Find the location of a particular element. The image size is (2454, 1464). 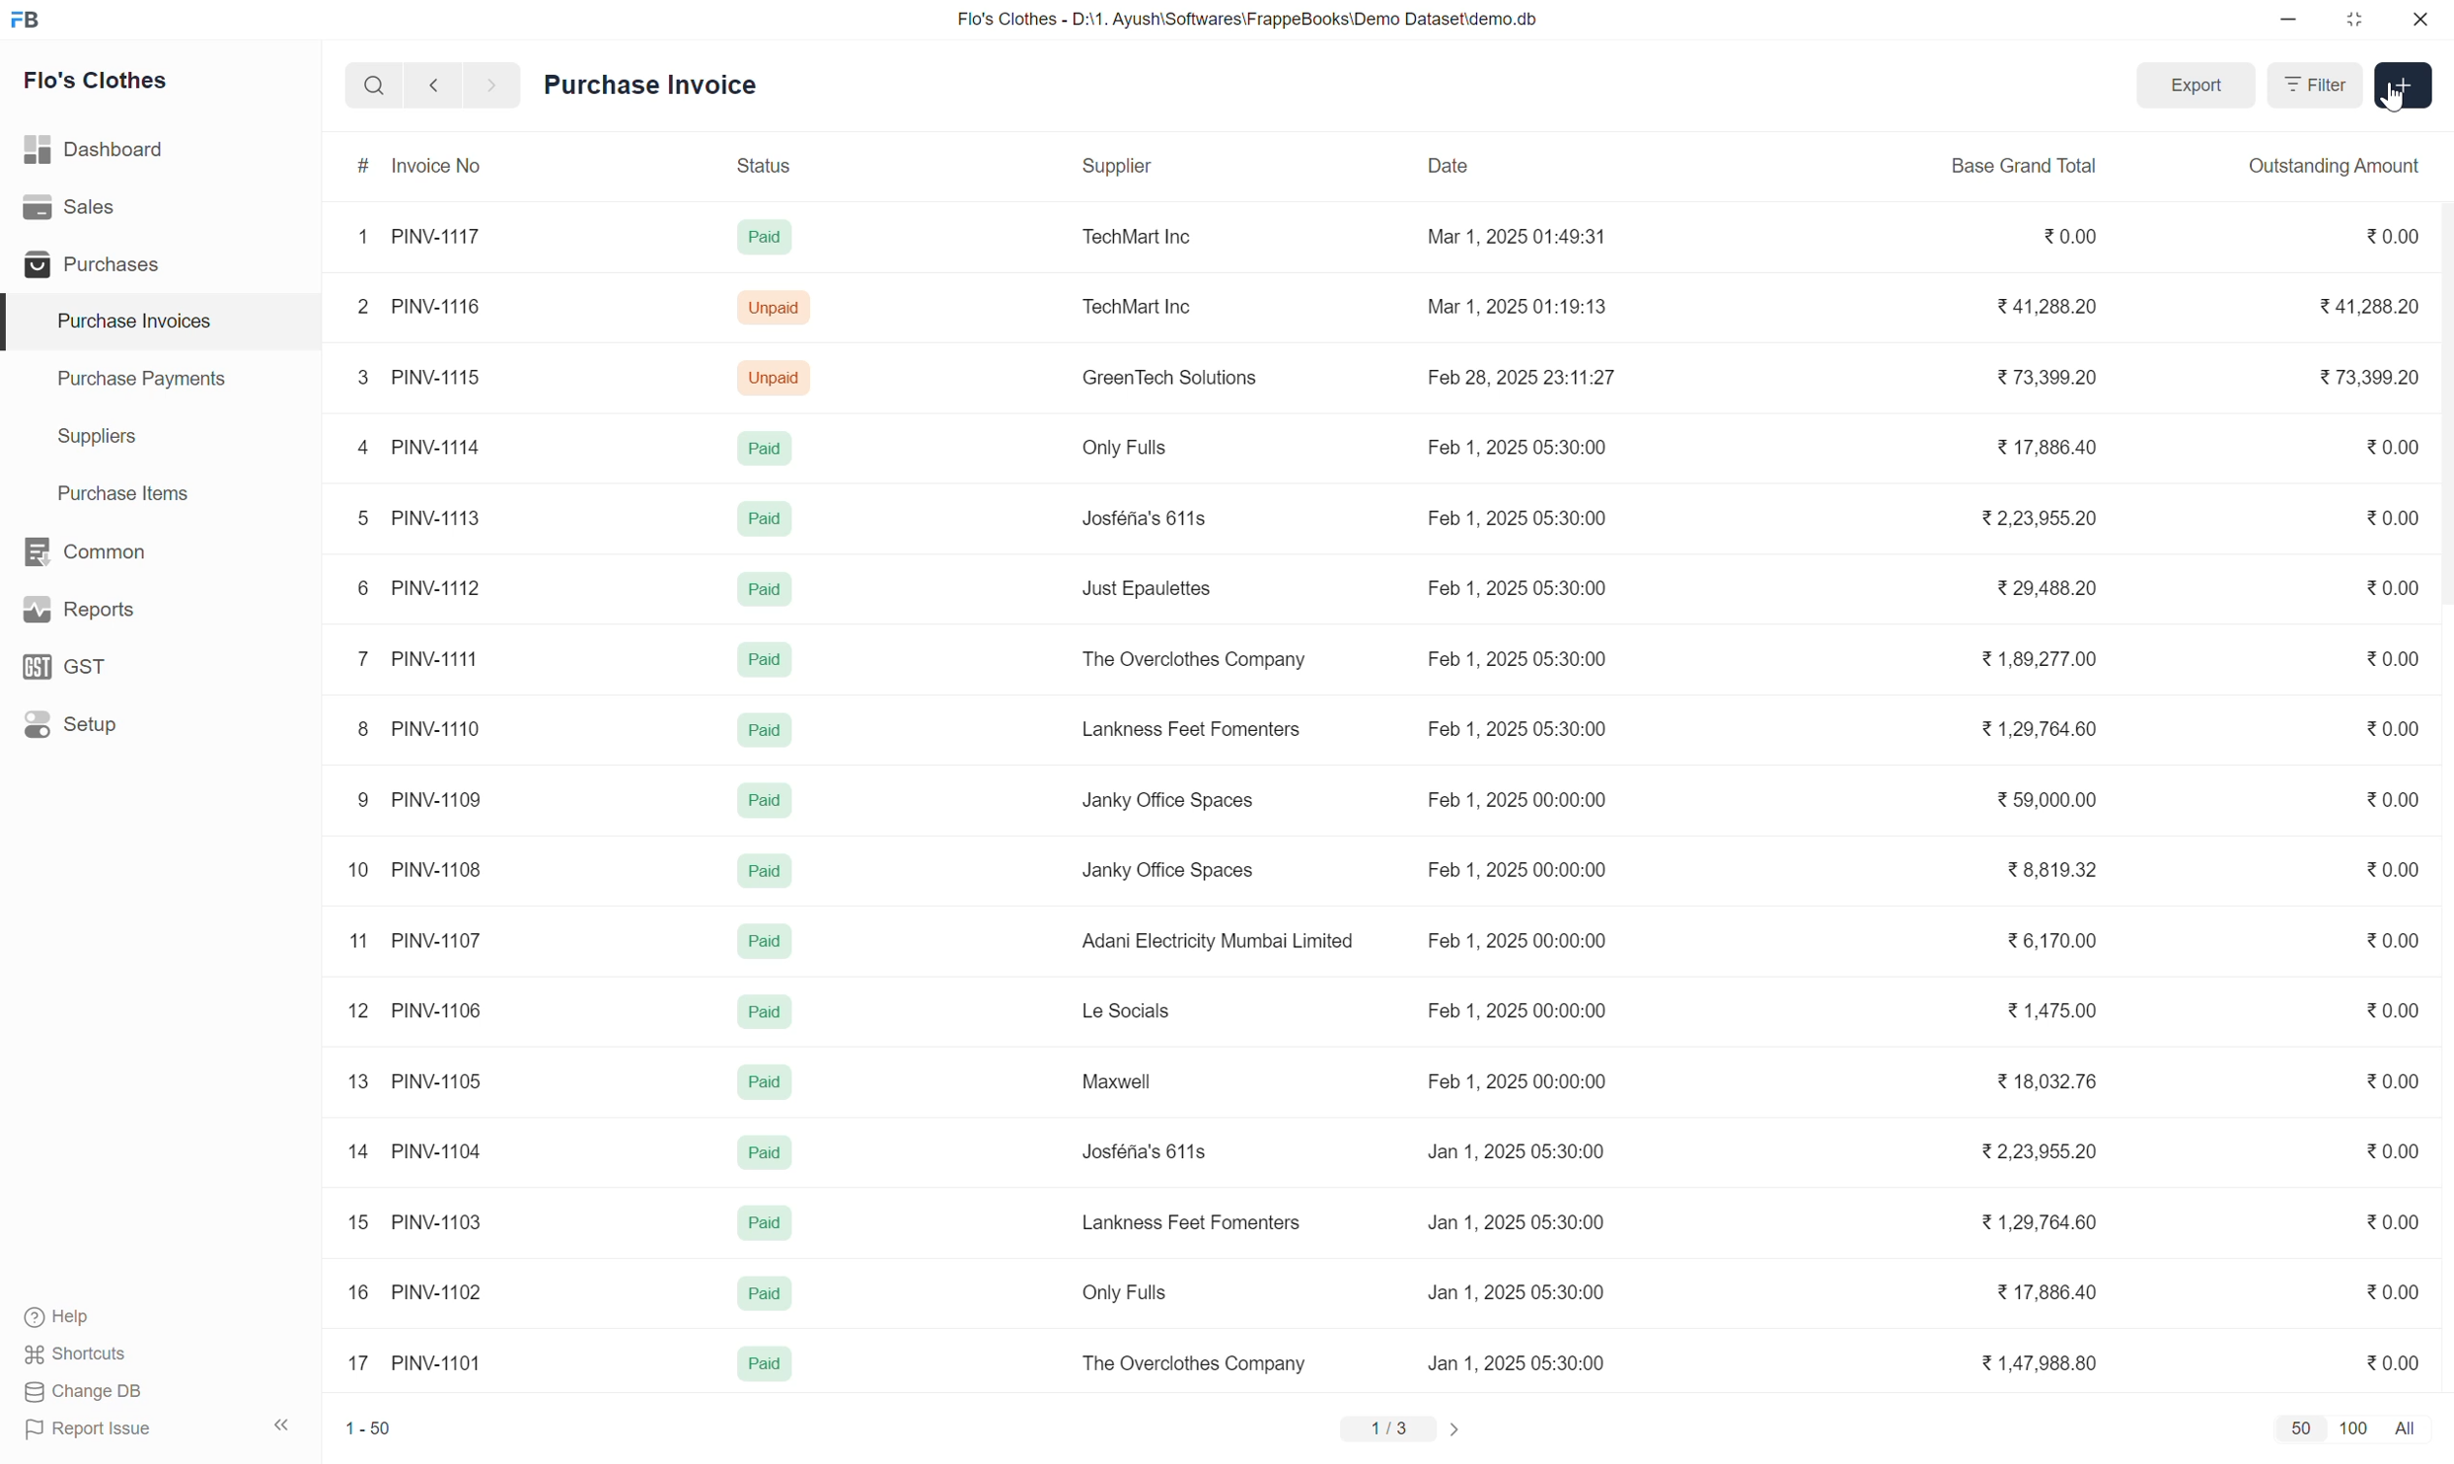

Feb 1, 2025 05:30:00 is located at coordinates (1518, 517).